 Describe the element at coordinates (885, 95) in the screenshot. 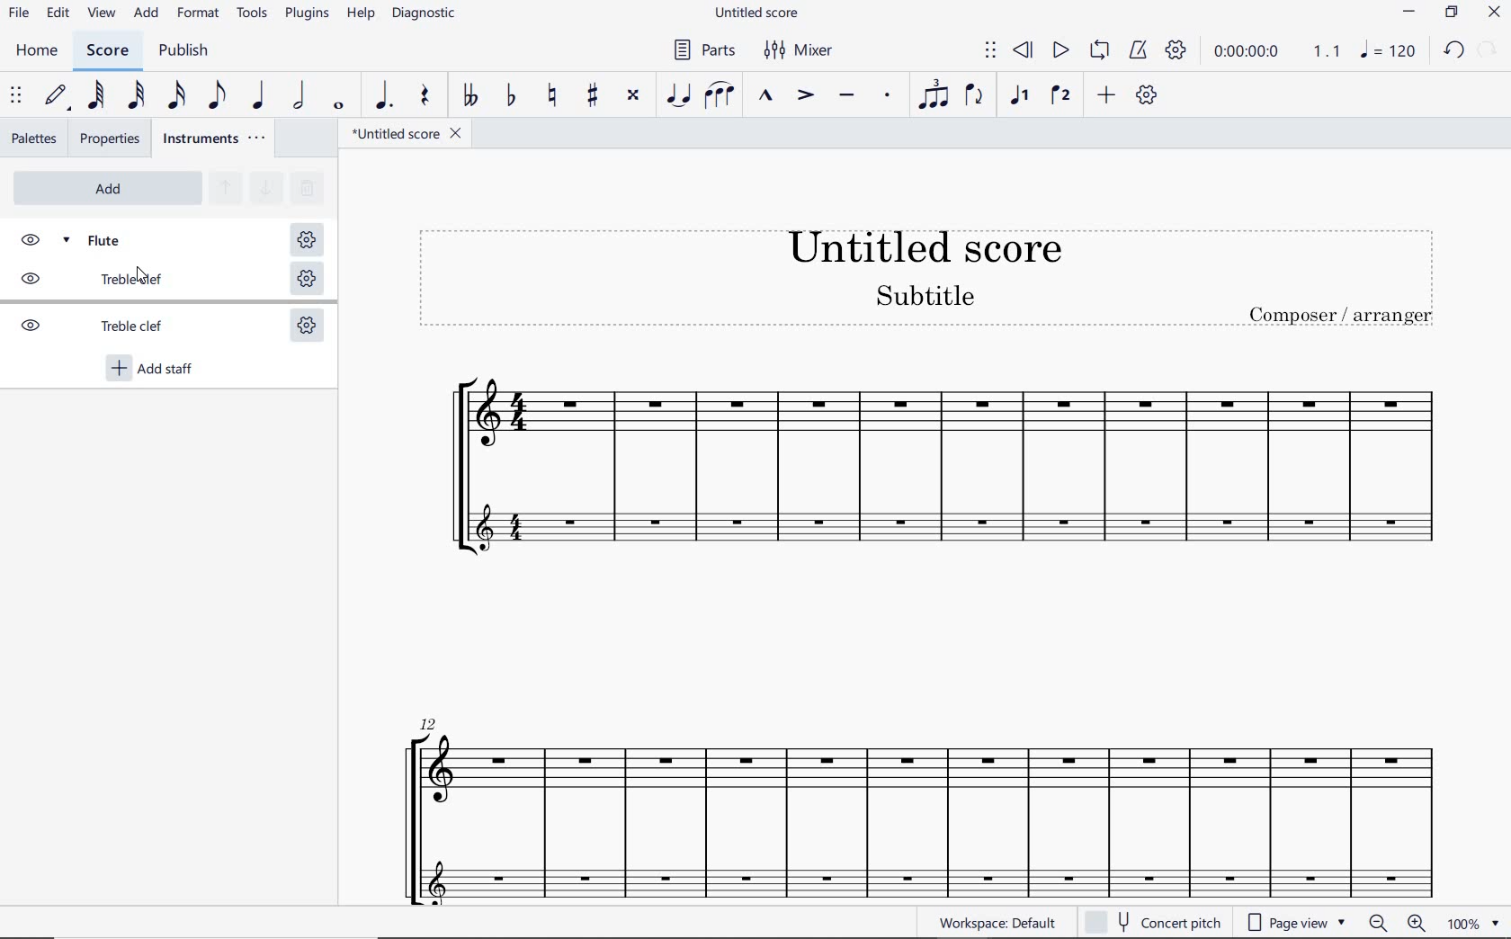

I see `STACCATO` at that location.